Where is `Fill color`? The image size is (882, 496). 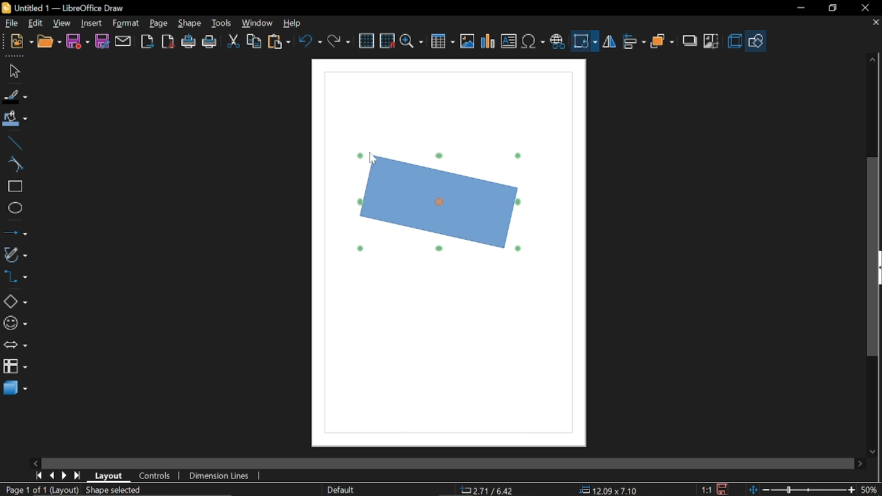
Fill color is located at coordinates (15, 119).